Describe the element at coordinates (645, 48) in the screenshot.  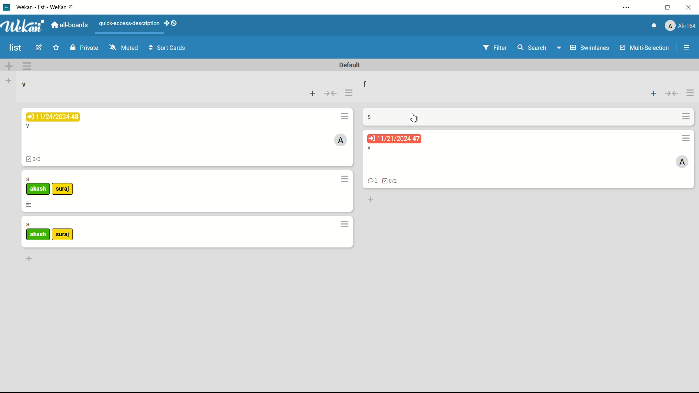
I see `multi selection` at that location.